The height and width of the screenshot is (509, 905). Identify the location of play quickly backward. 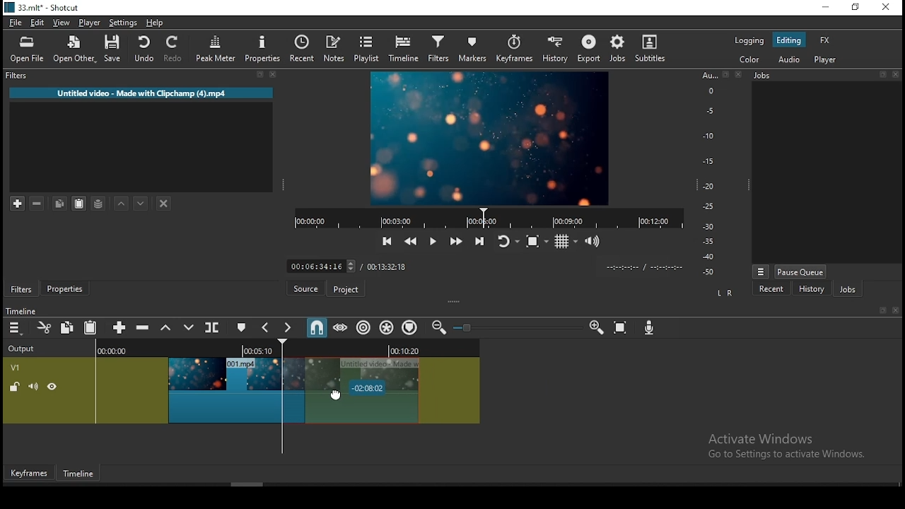
(409, 240).